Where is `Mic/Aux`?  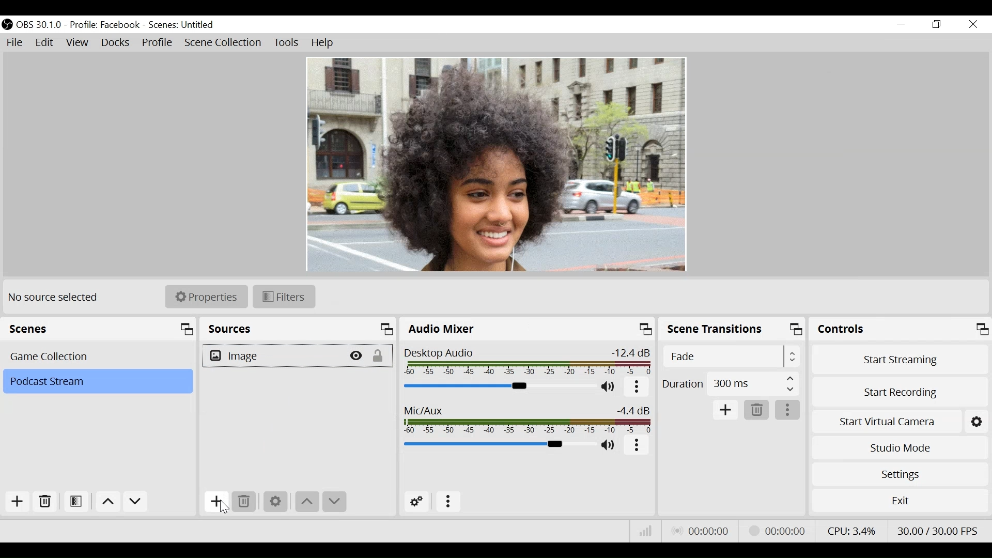 Mic/Aux is located at coordinates (525, 417).